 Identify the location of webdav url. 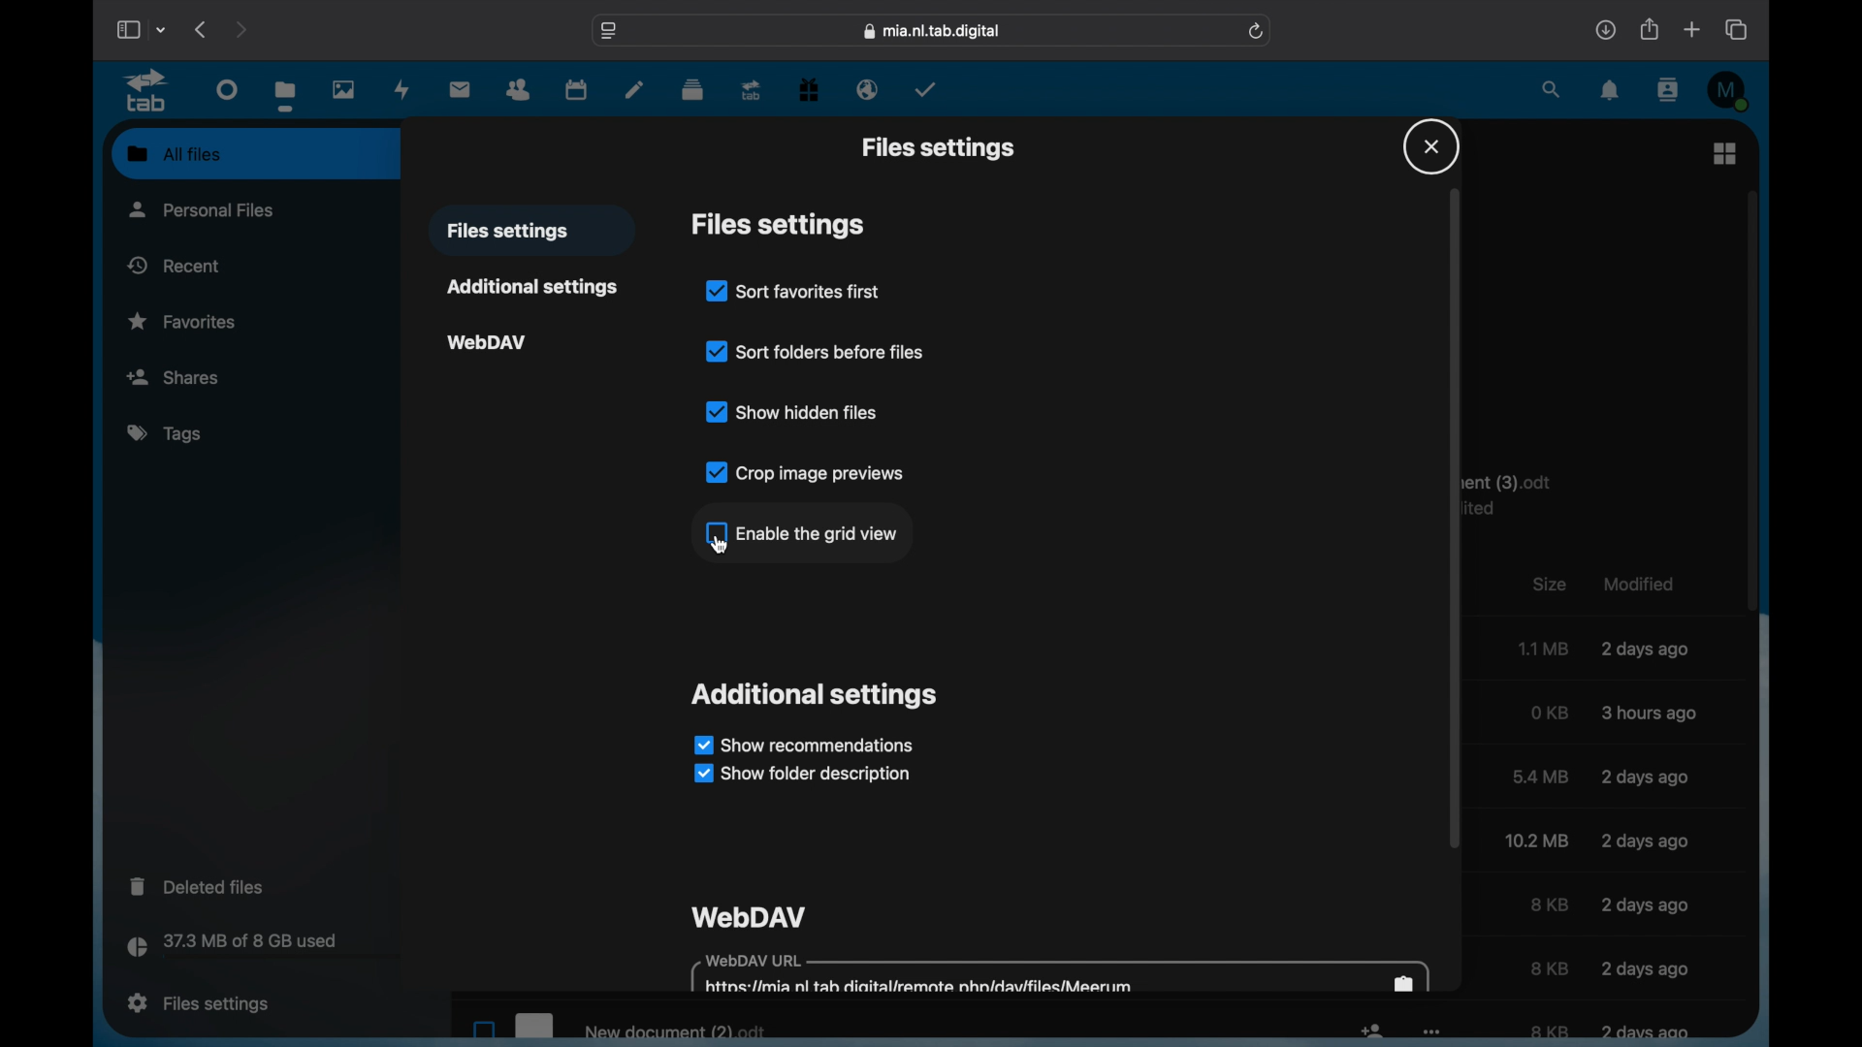
(1061, 974).